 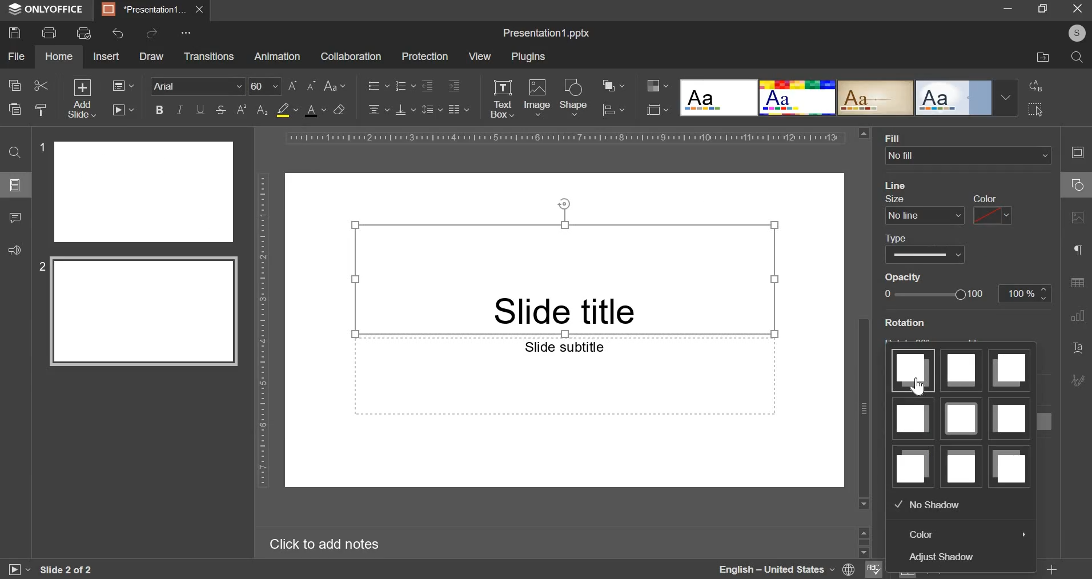 What do you see at coordinates (83, 99) in the screenshot?
I see `add slide` at bounding box center [83, 99].